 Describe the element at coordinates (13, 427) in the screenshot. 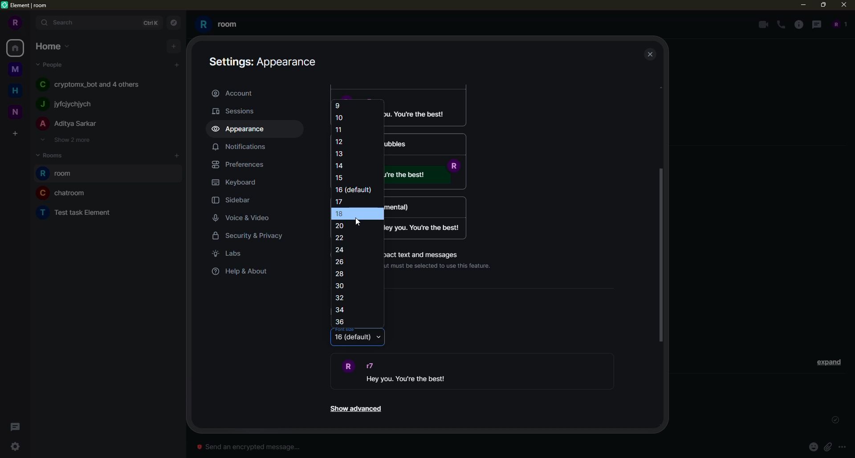

I see `threads` at that location.